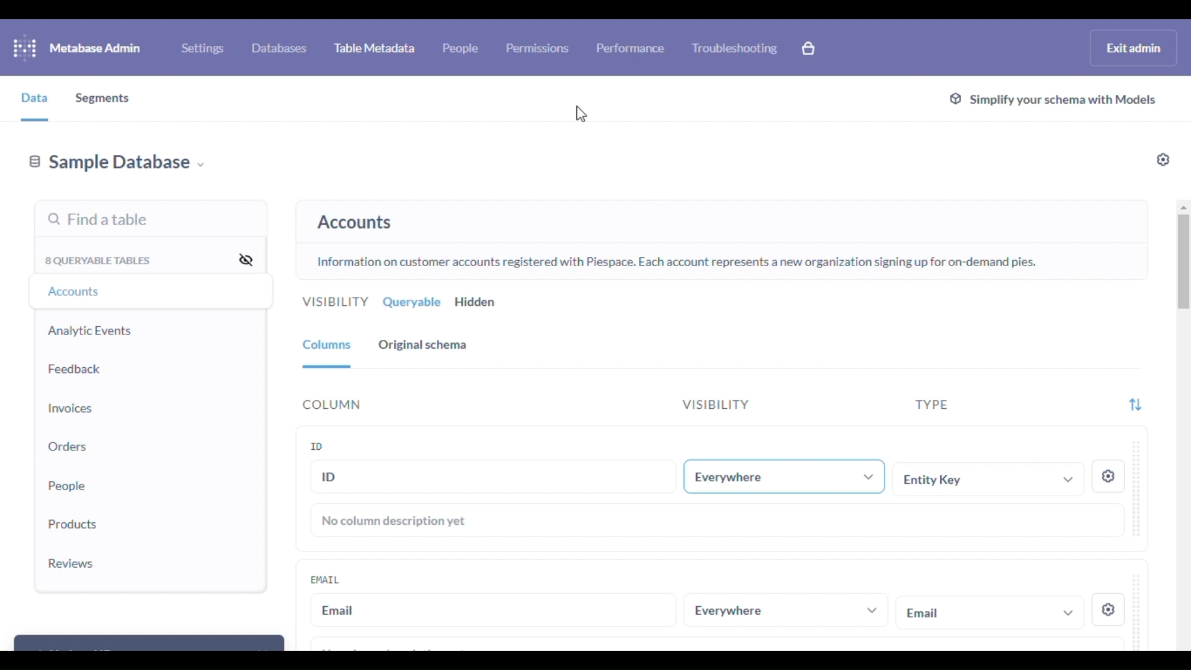 Image resolution: width=1191 pixels, height=670 pixels. What do you see at coordinates (1135, 406) in the screenshot?
I see `filter` at bounding box center [1135, 406].